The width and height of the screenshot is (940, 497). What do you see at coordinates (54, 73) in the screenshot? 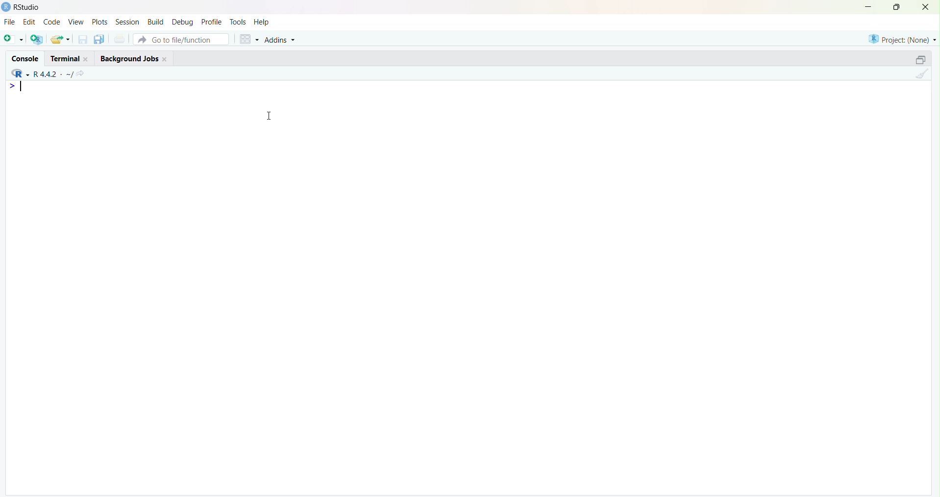
I see `R.4.4.2. ~/` at bounding box center [54, 73].